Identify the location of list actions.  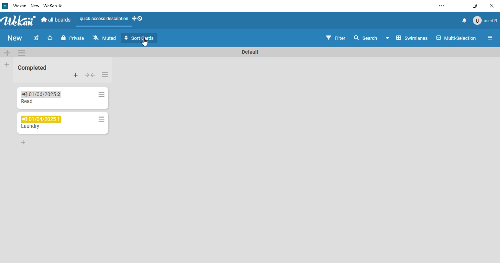
(100, 119).